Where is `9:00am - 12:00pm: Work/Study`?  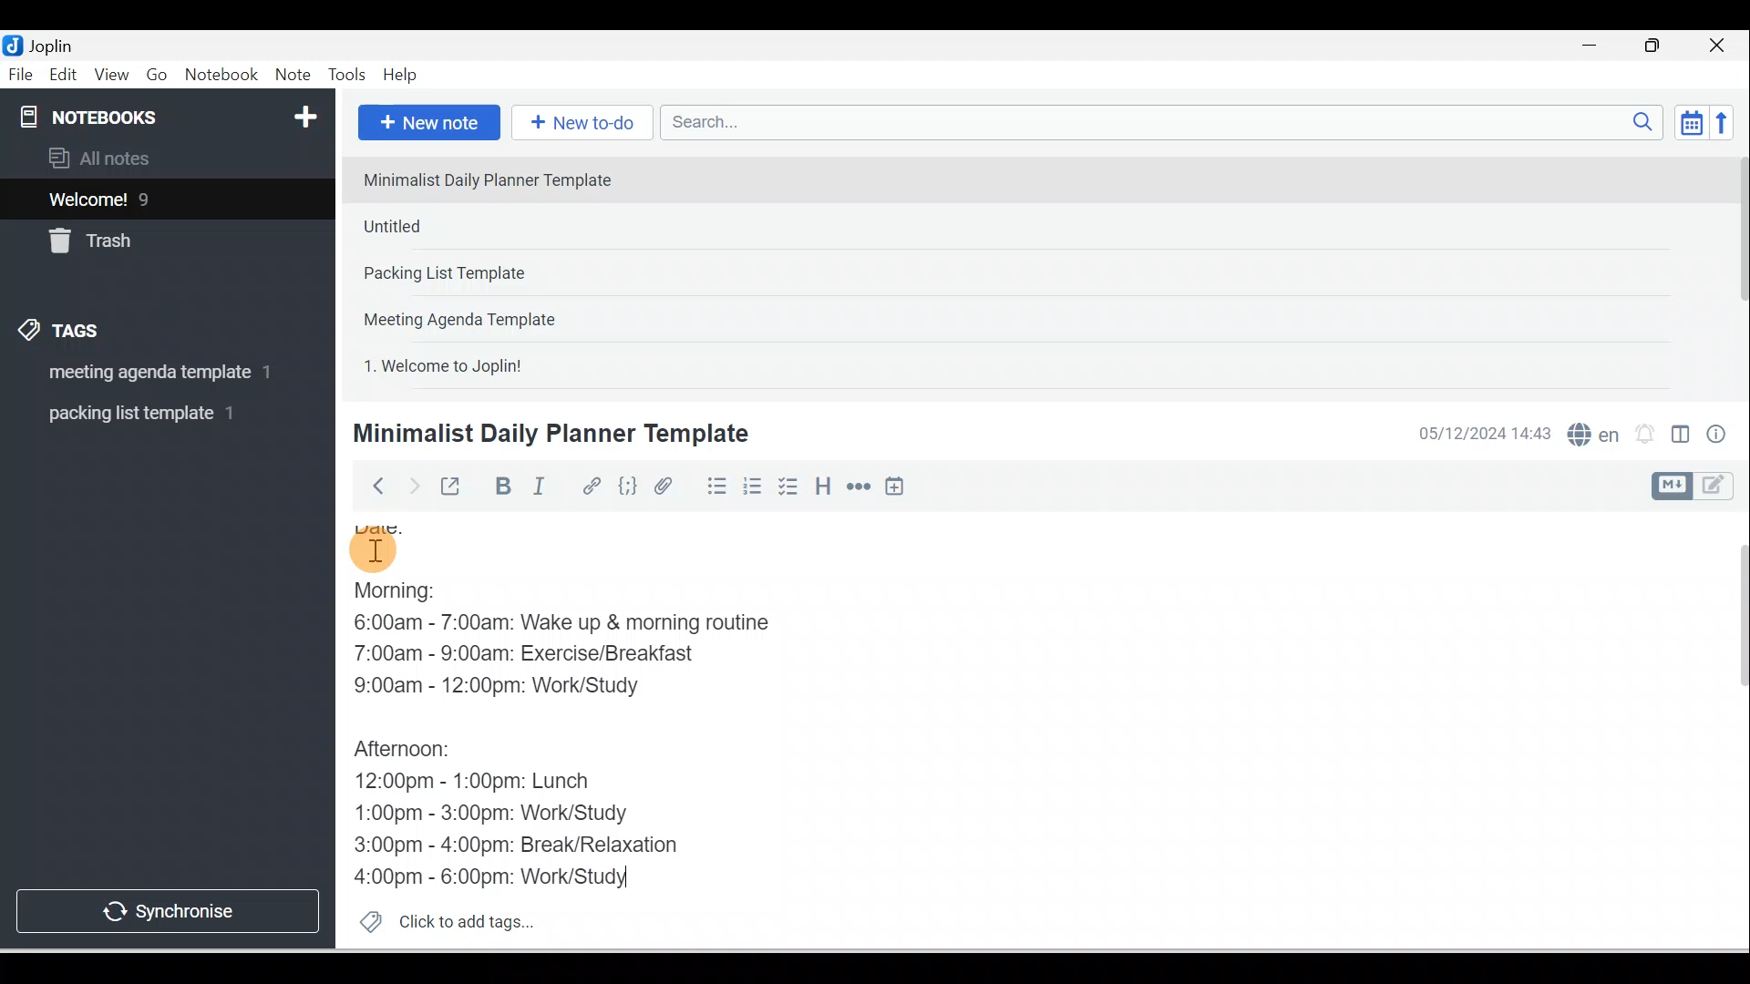 9:00am - 12:00pm: Work/Study is located at coordinates (521, 688).